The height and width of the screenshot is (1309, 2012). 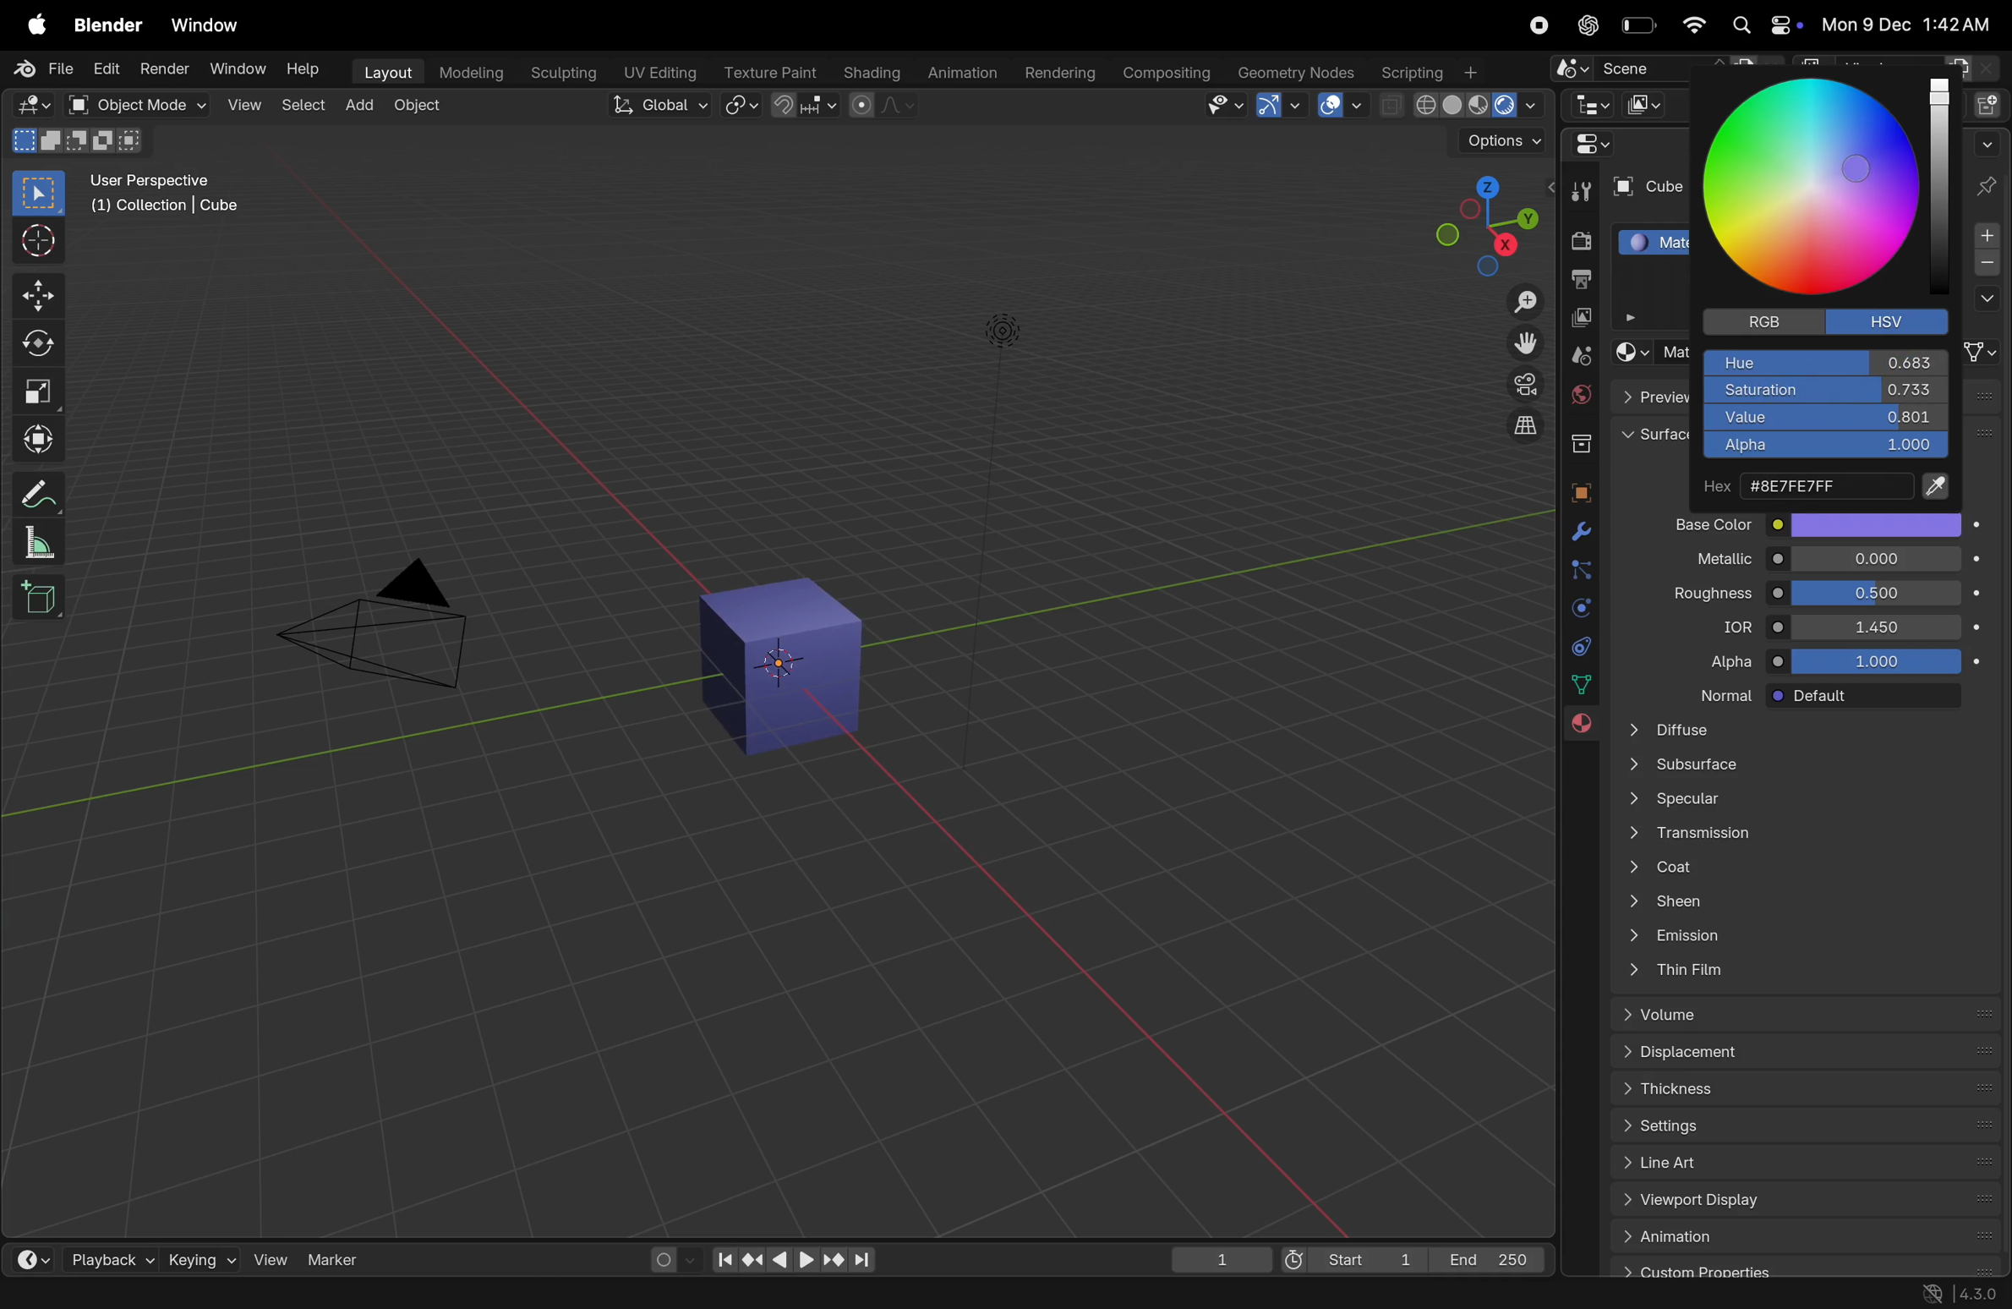 I want to click on 1.000, so click(x=1883, y=662).